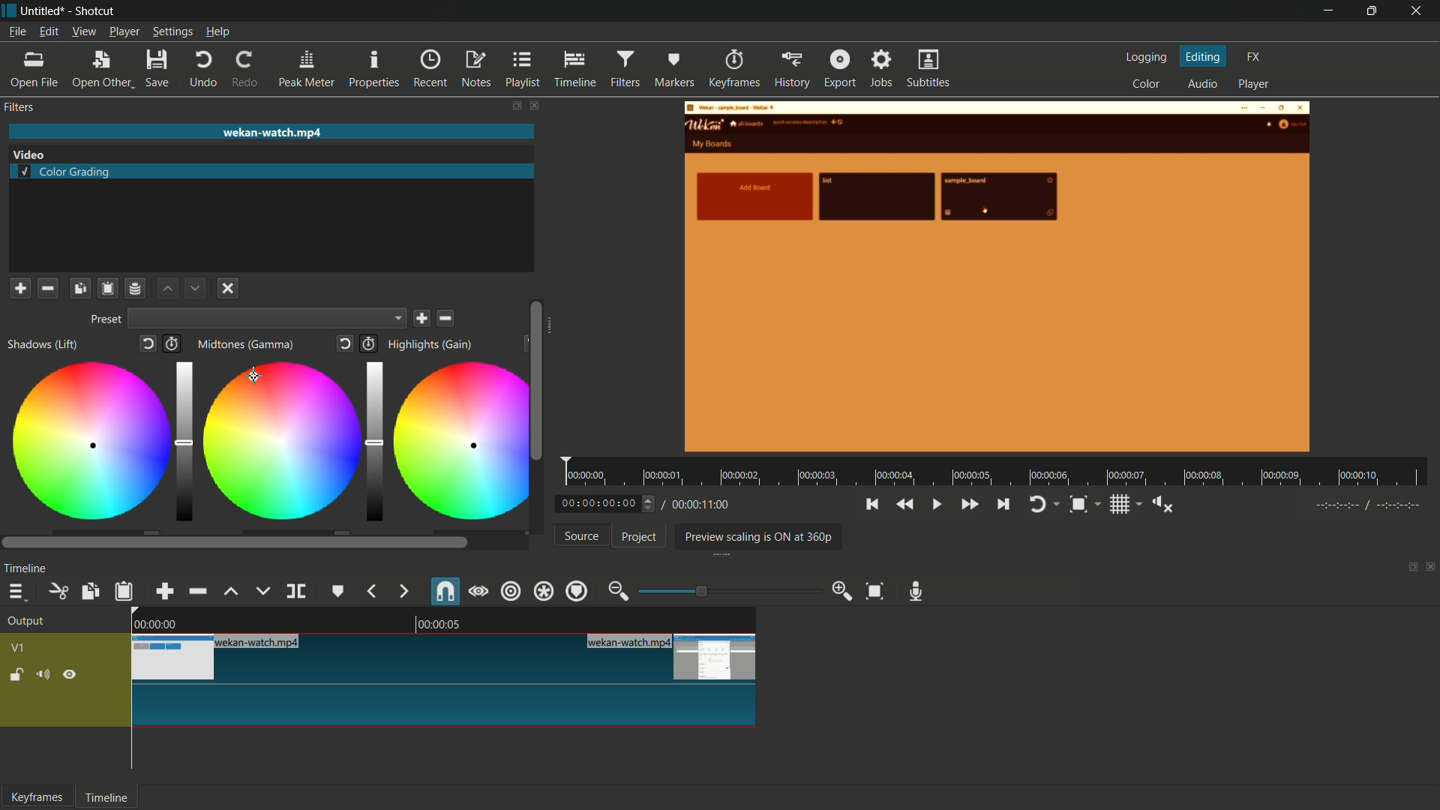 The height and width of the screenshot is (810, 1440). Describe the element at coordinates (575, 70) in the screenshot. I see `timeline` at that location.